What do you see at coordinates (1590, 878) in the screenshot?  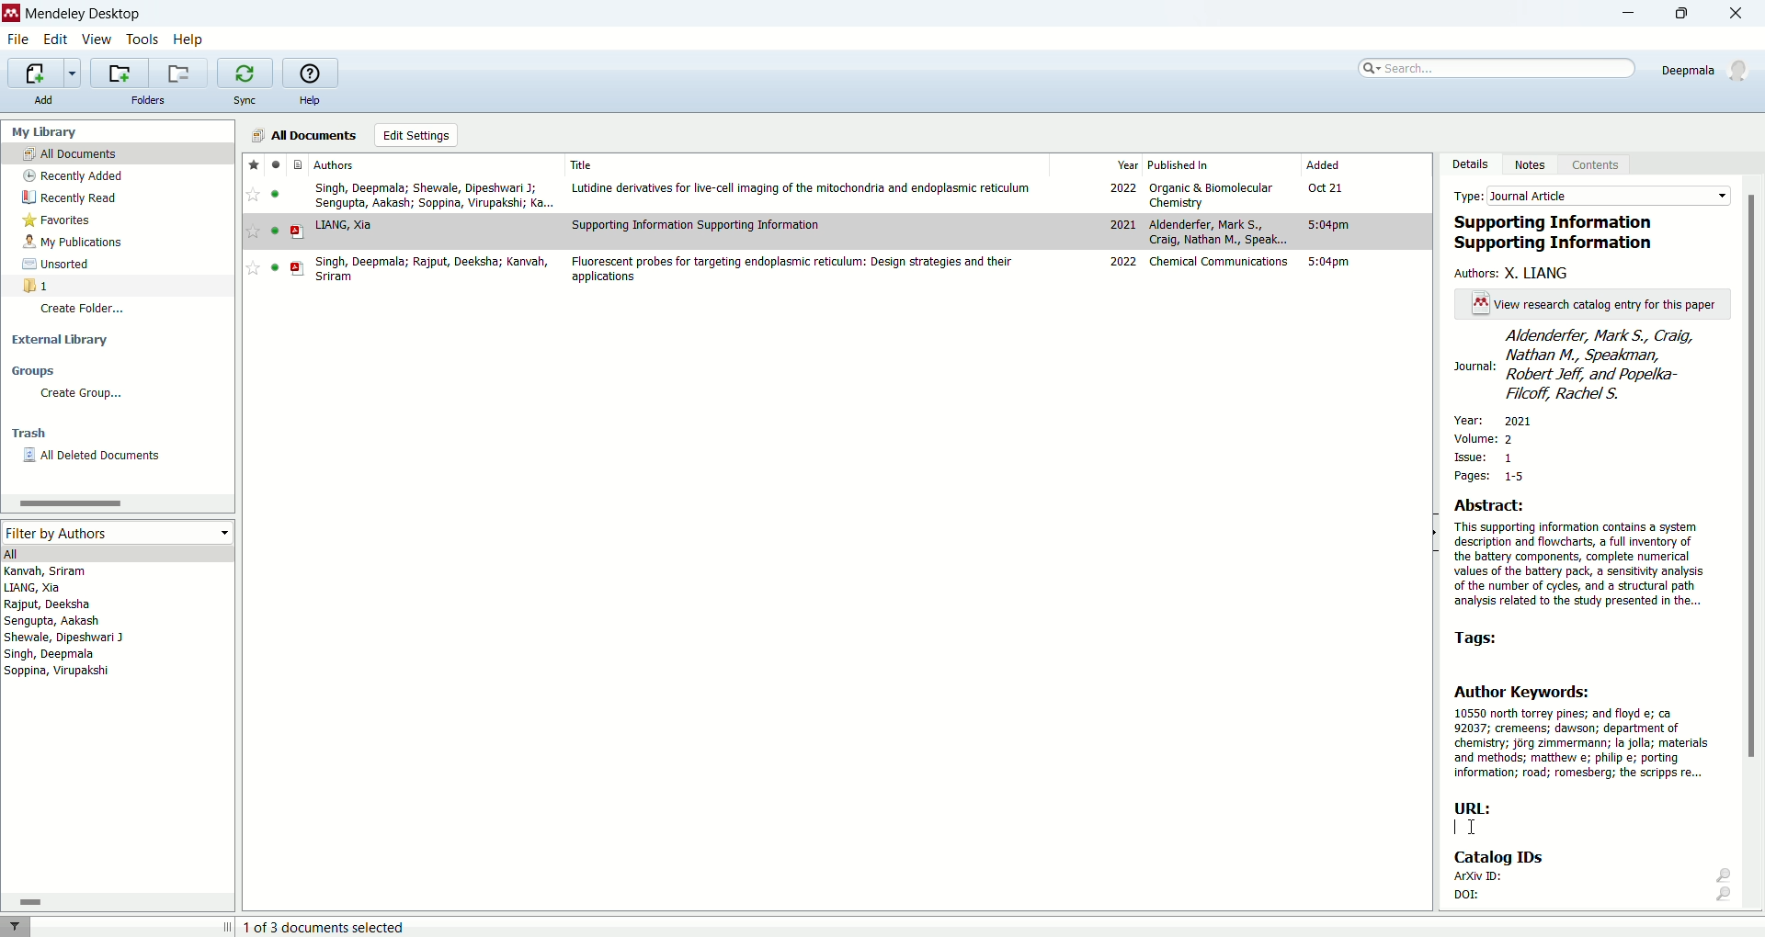 I see `ArXiv ID: ` at bounding box center [1590, 878].